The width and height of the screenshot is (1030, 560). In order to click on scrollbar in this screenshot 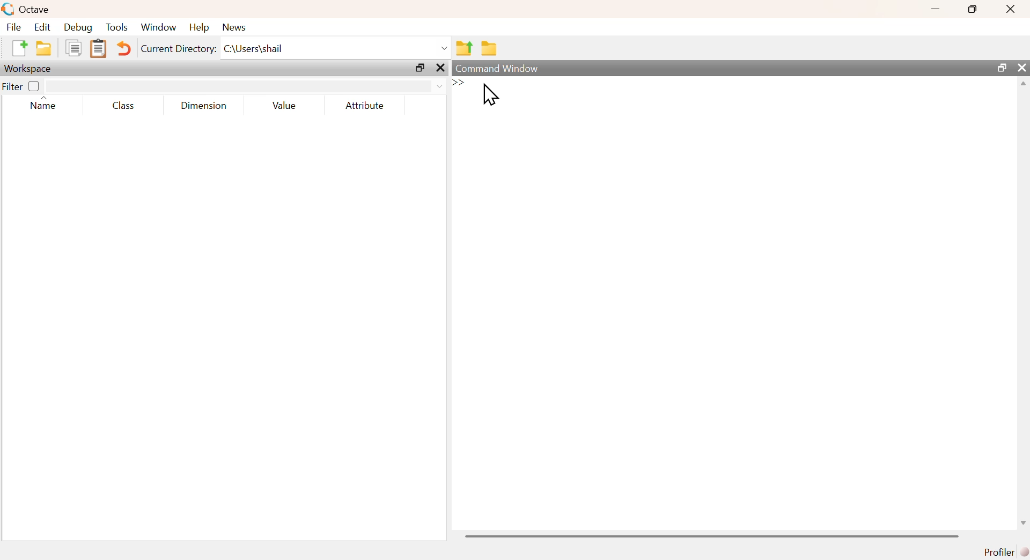, I will do `click(1024, 307)`.